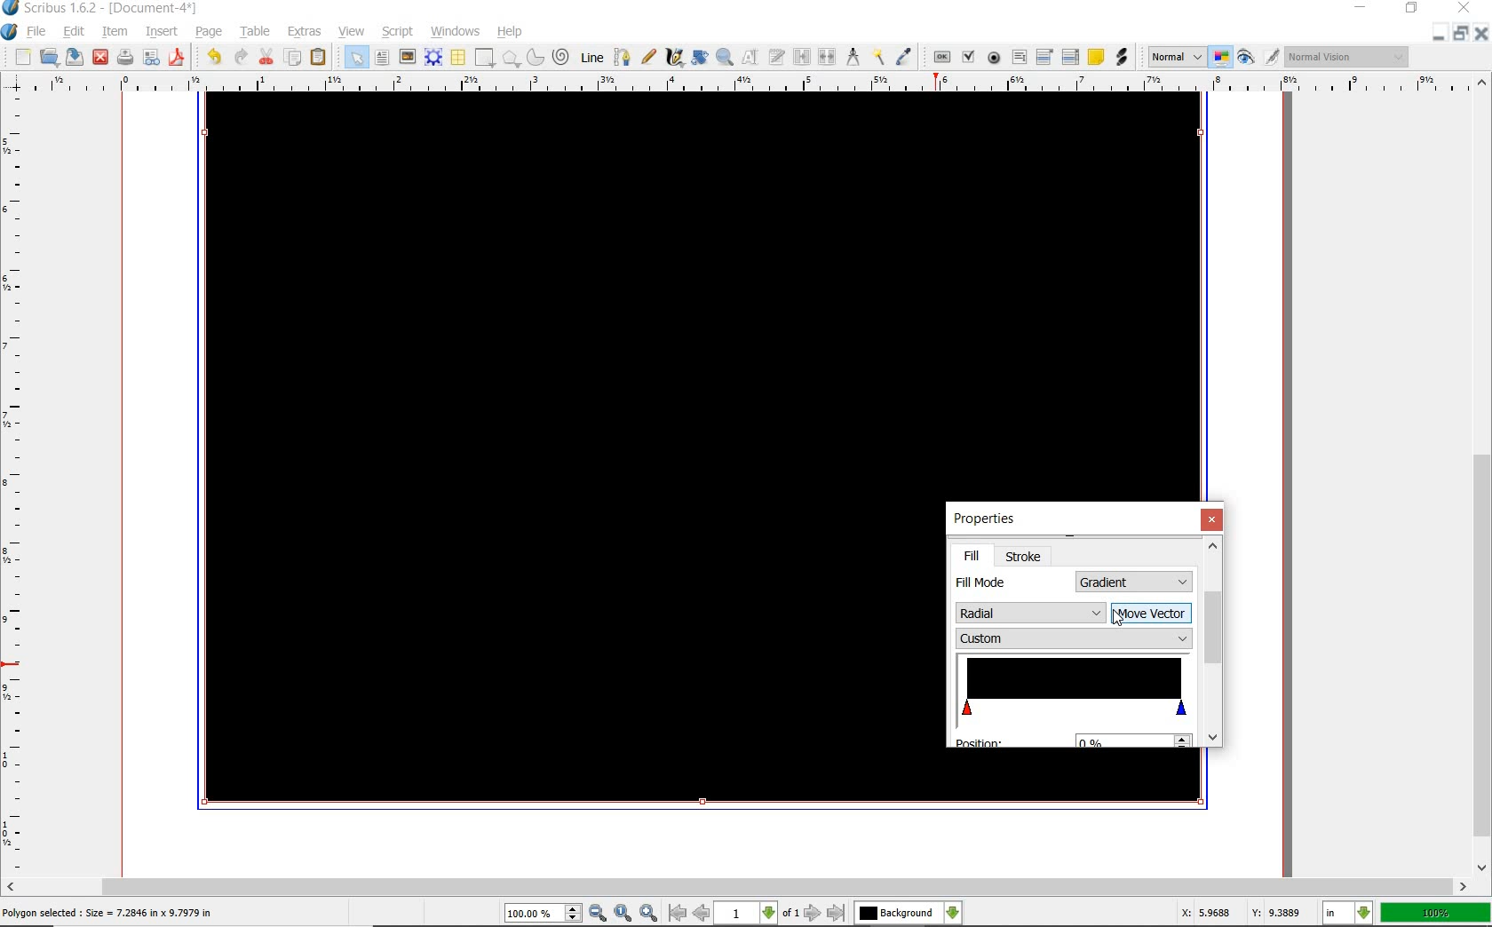 This screenshot has height=927, width=1492. What do you see at coordinates (799, 56) in the screenshot?
I see `link text frames` at bounding box center [799, 56].